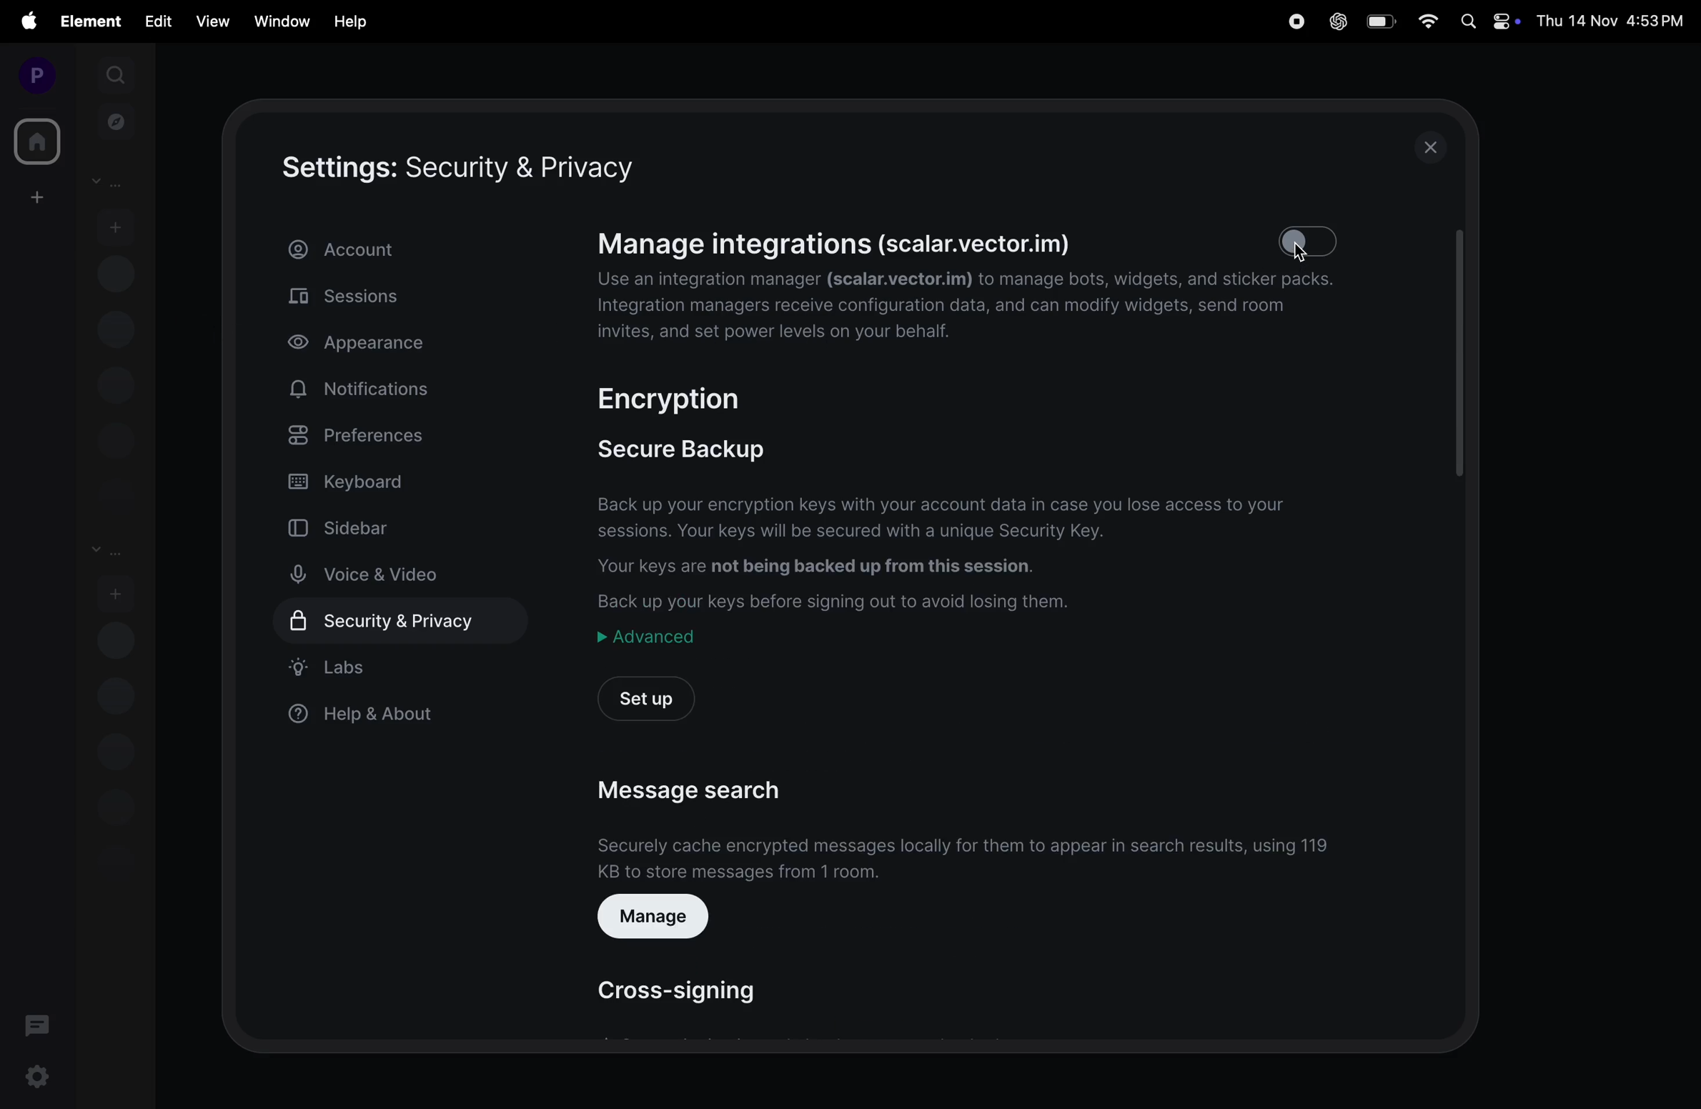  I want to click on account, so click(342, 254).